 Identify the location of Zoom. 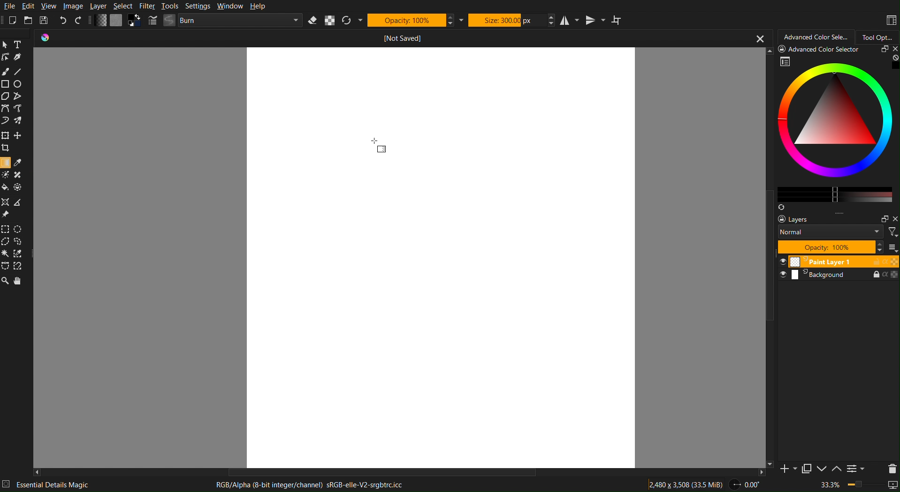
(6, 281).